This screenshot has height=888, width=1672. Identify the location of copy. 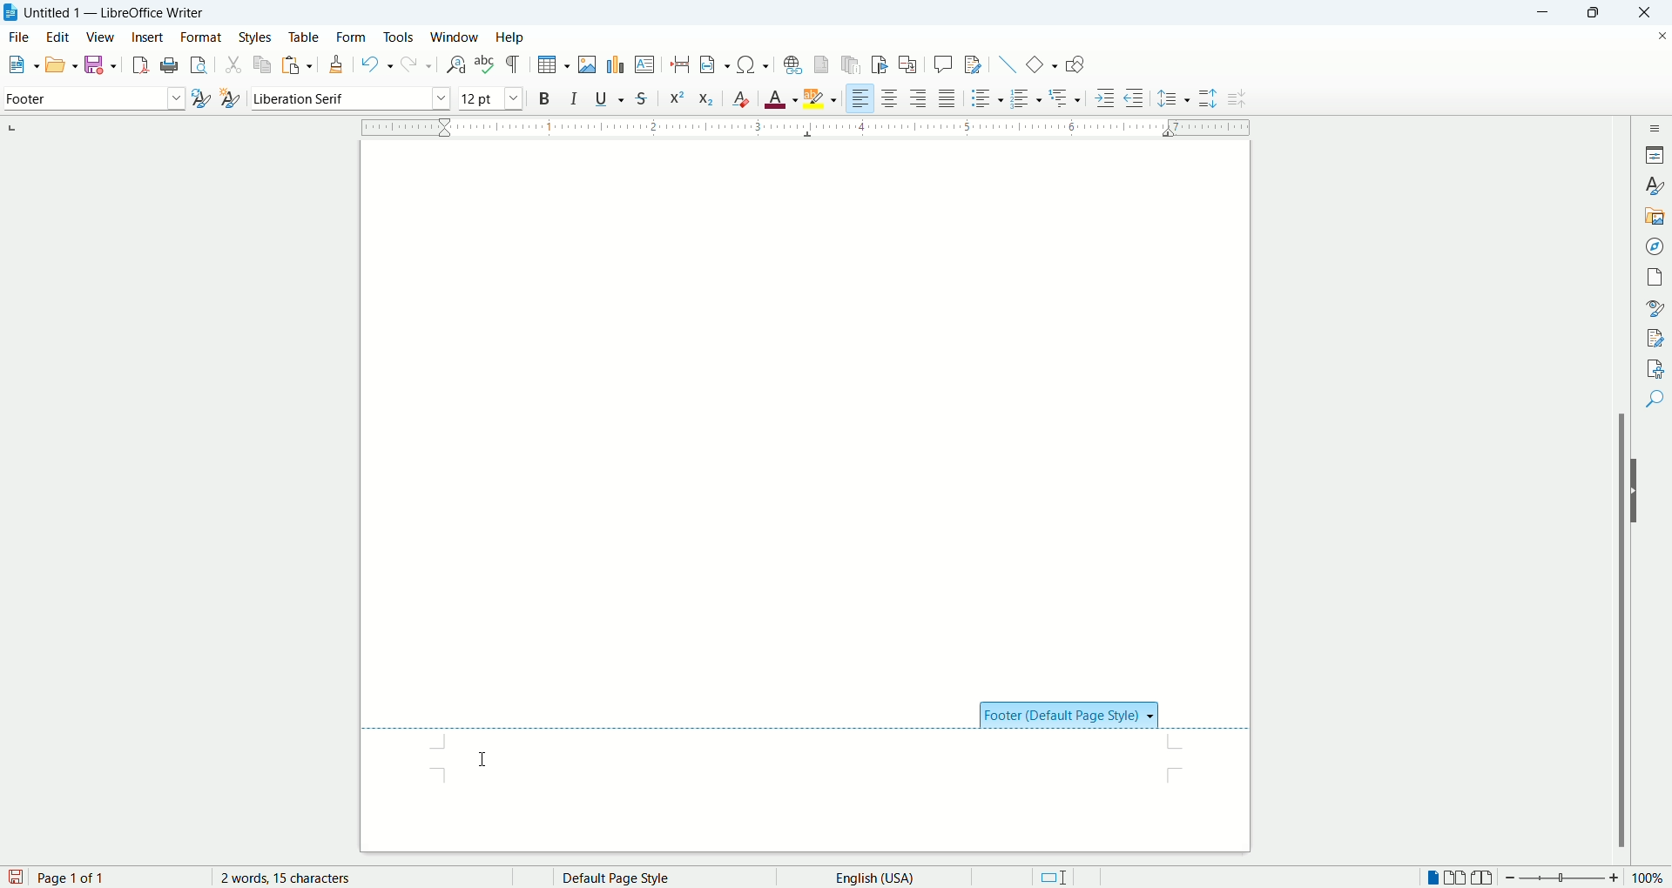
(264, 64).